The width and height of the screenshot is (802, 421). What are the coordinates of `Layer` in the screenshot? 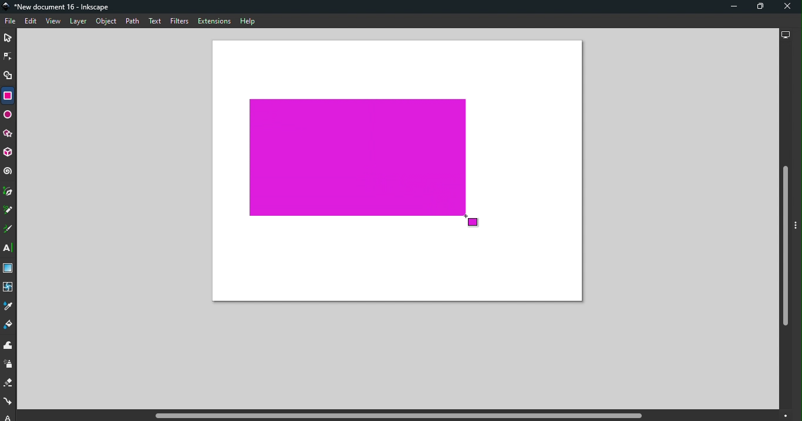 It's located at (78, 22).